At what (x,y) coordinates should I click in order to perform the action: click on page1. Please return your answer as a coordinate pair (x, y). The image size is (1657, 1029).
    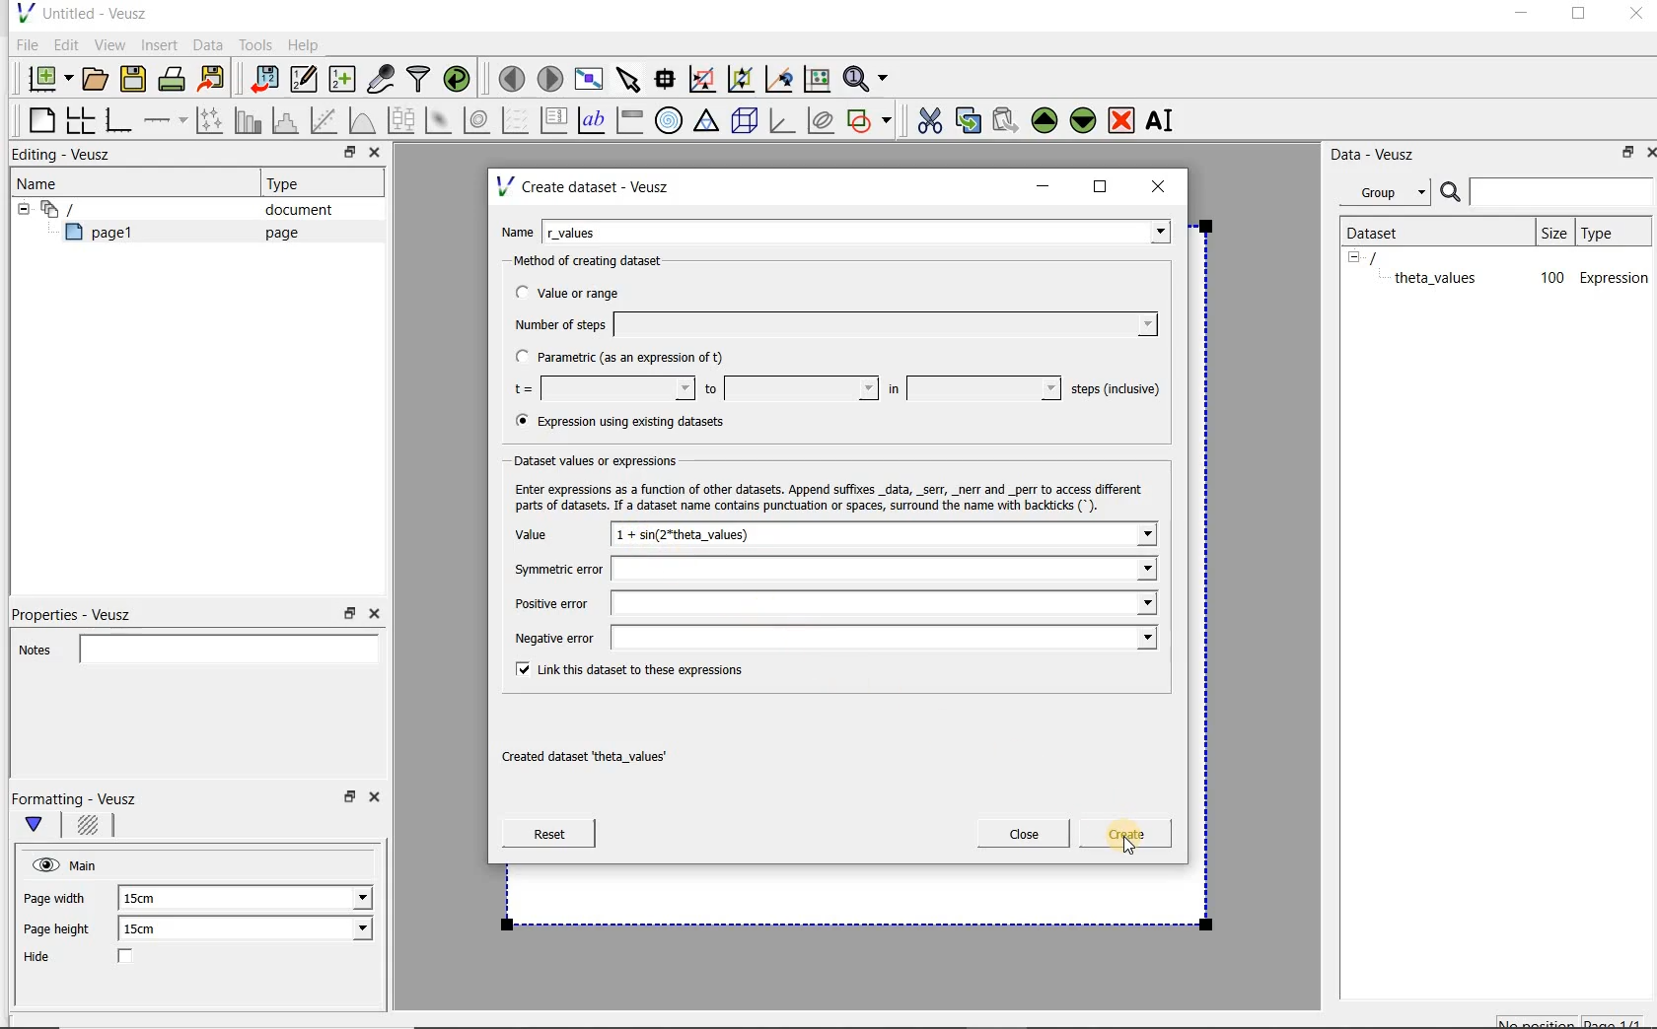
    Looking at the image, I should click on (108, 236).